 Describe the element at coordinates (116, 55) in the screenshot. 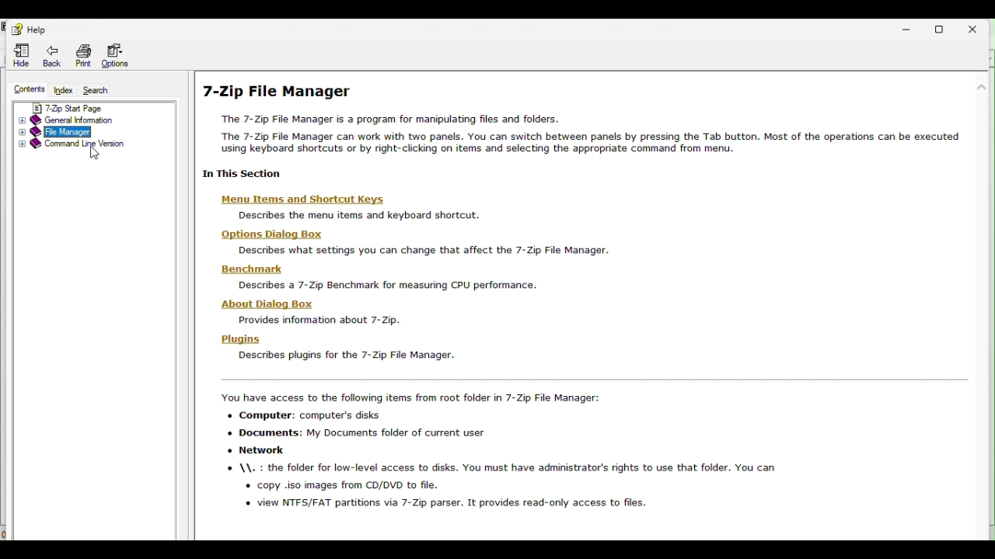

I see `Options` at that location.